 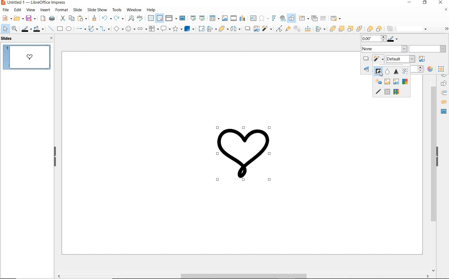 What do you see at coordinates (104, 29) in the screenshot?
I see `connectors` at bounding box center [104, 29].